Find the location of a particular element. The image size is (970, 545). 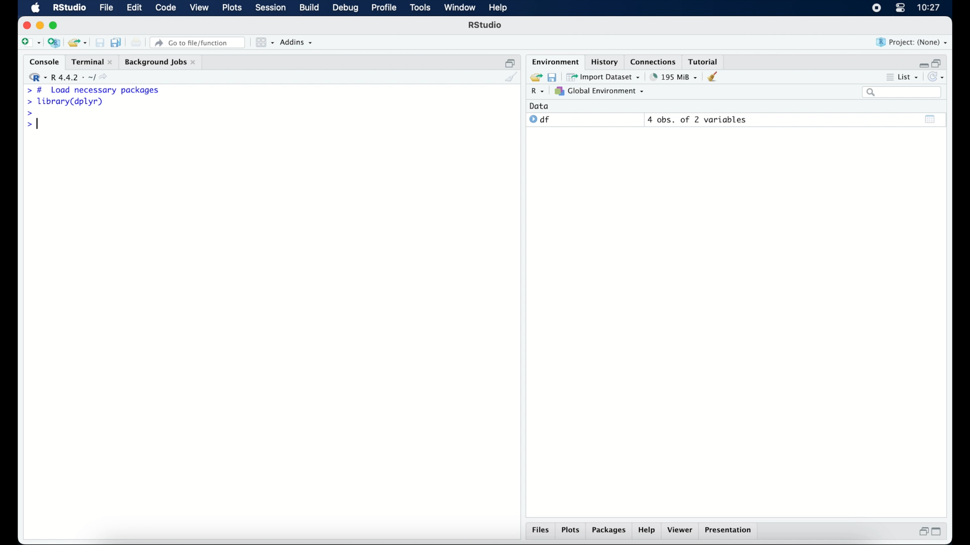

show output  window is located at coordinates (931, 119).